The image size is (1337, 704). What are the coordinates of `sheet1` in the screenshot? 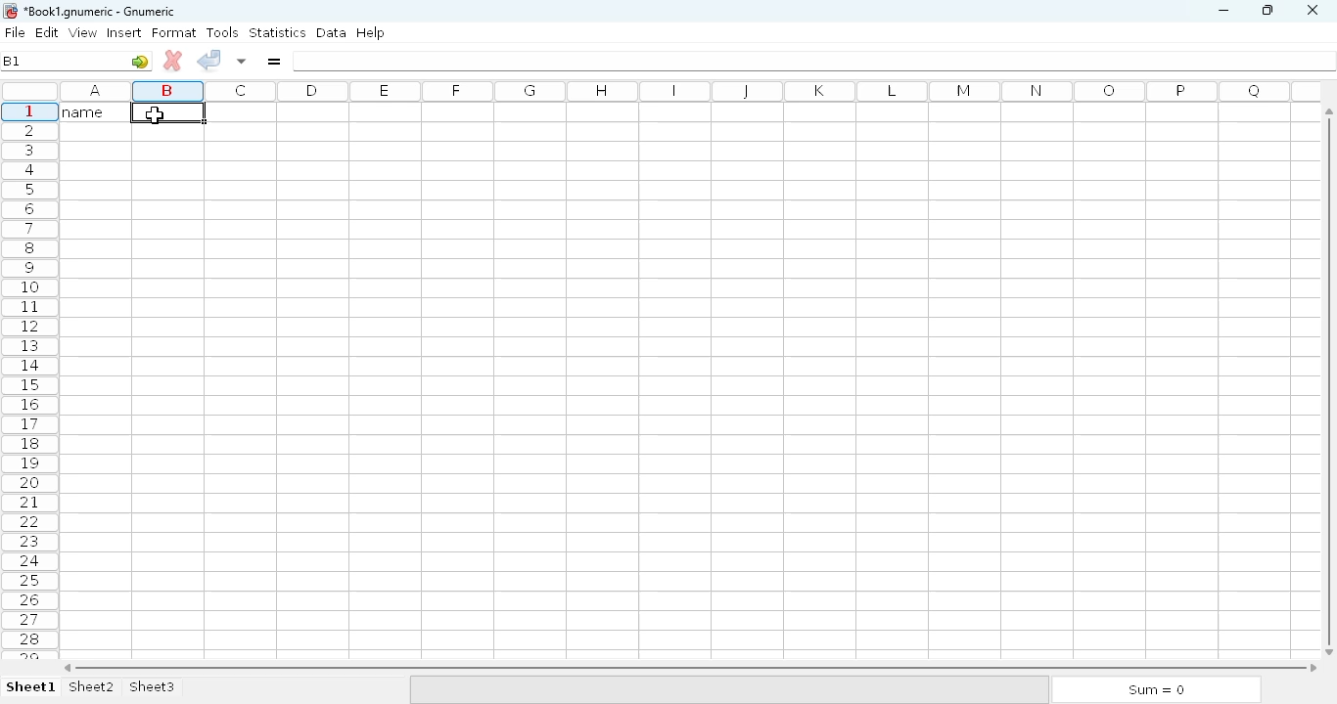 It's located at (31, 687).